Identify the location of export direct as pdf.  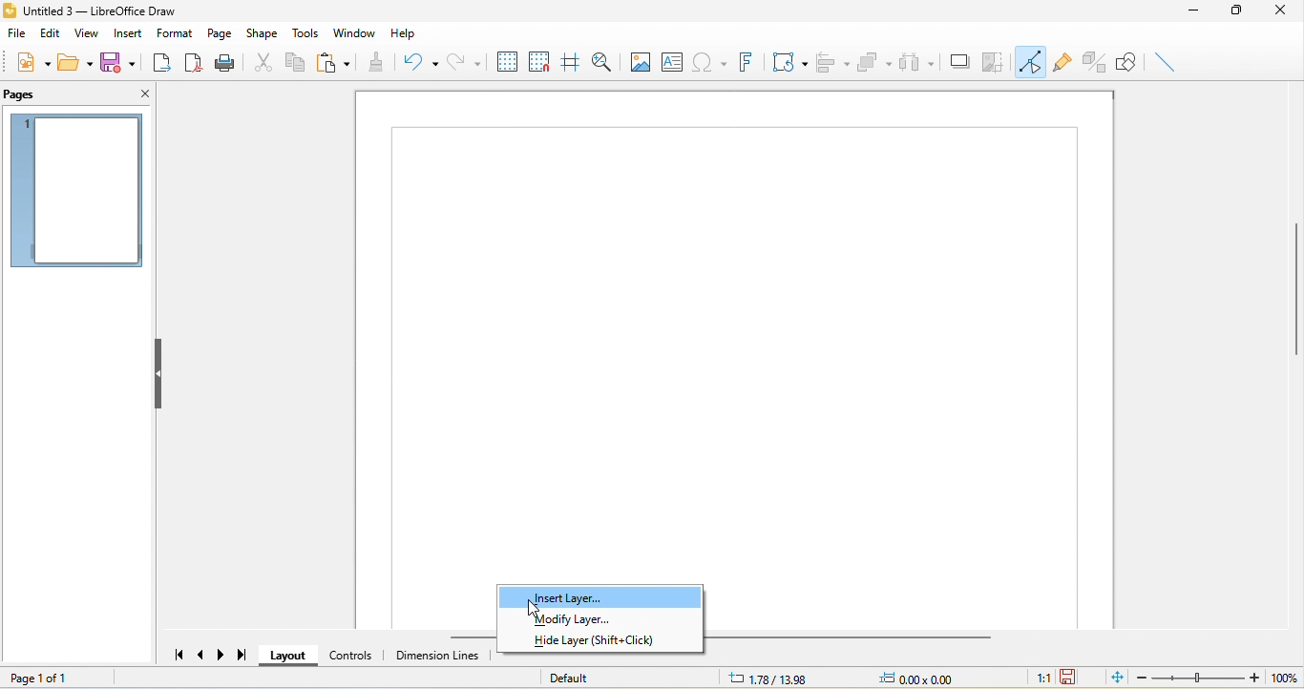
(194, 62).